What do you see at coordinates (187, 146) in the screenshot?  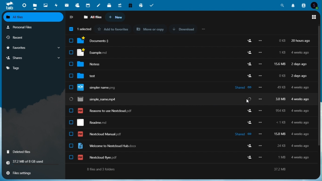 I see `Welcome to notebook hub` at bounding box center [187, 146].